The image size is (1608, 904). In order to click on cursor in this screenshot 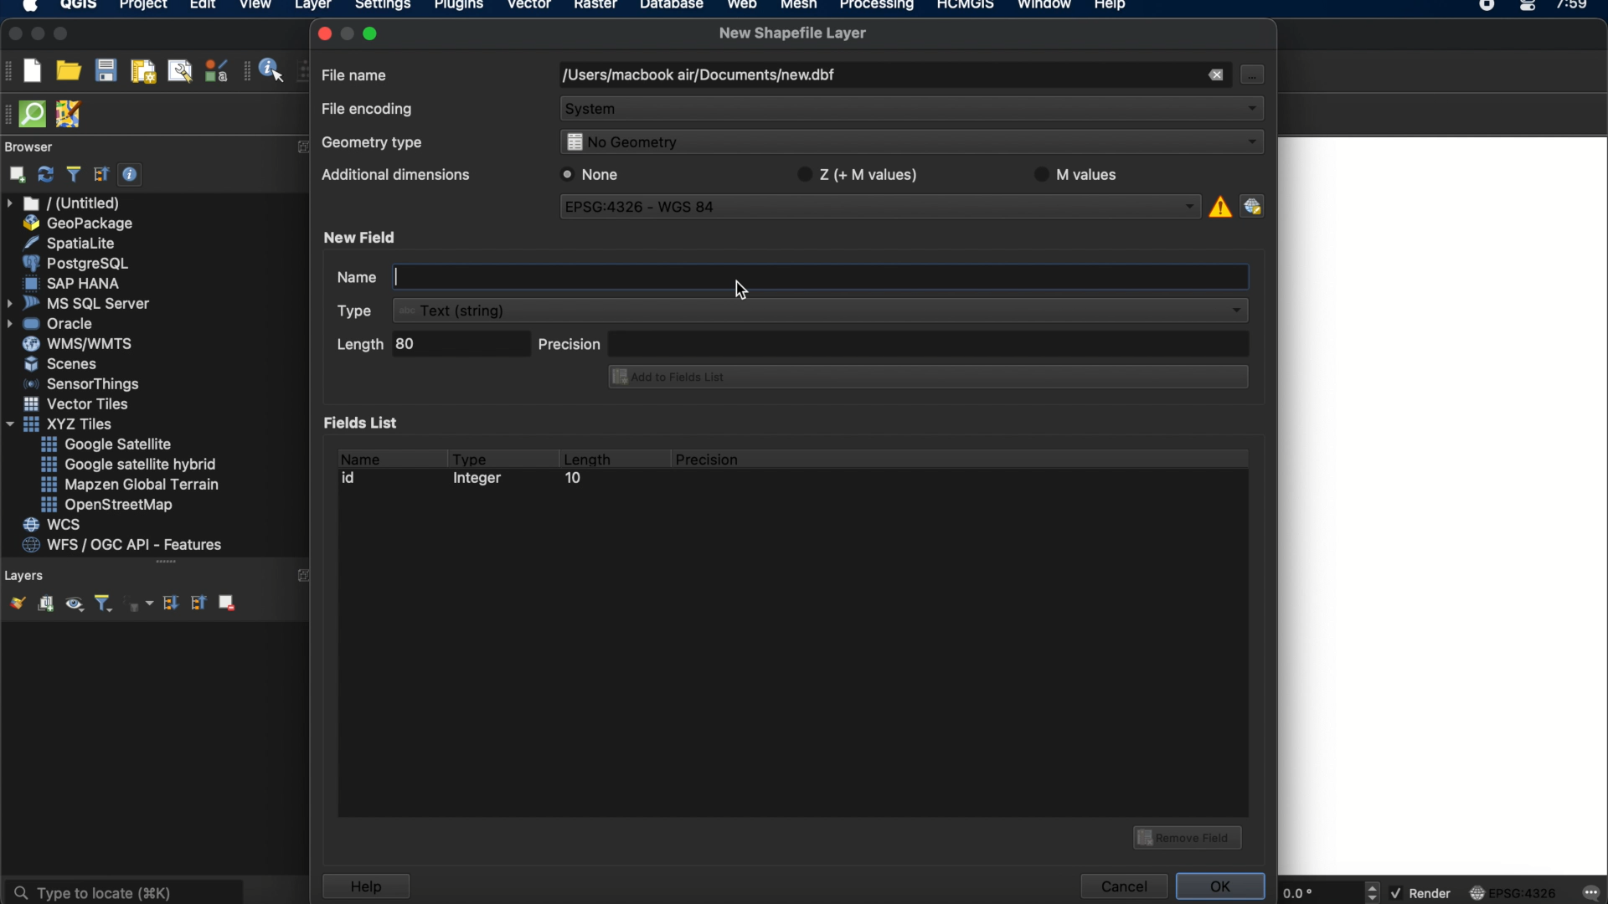, I will do `click(738, 290)`.